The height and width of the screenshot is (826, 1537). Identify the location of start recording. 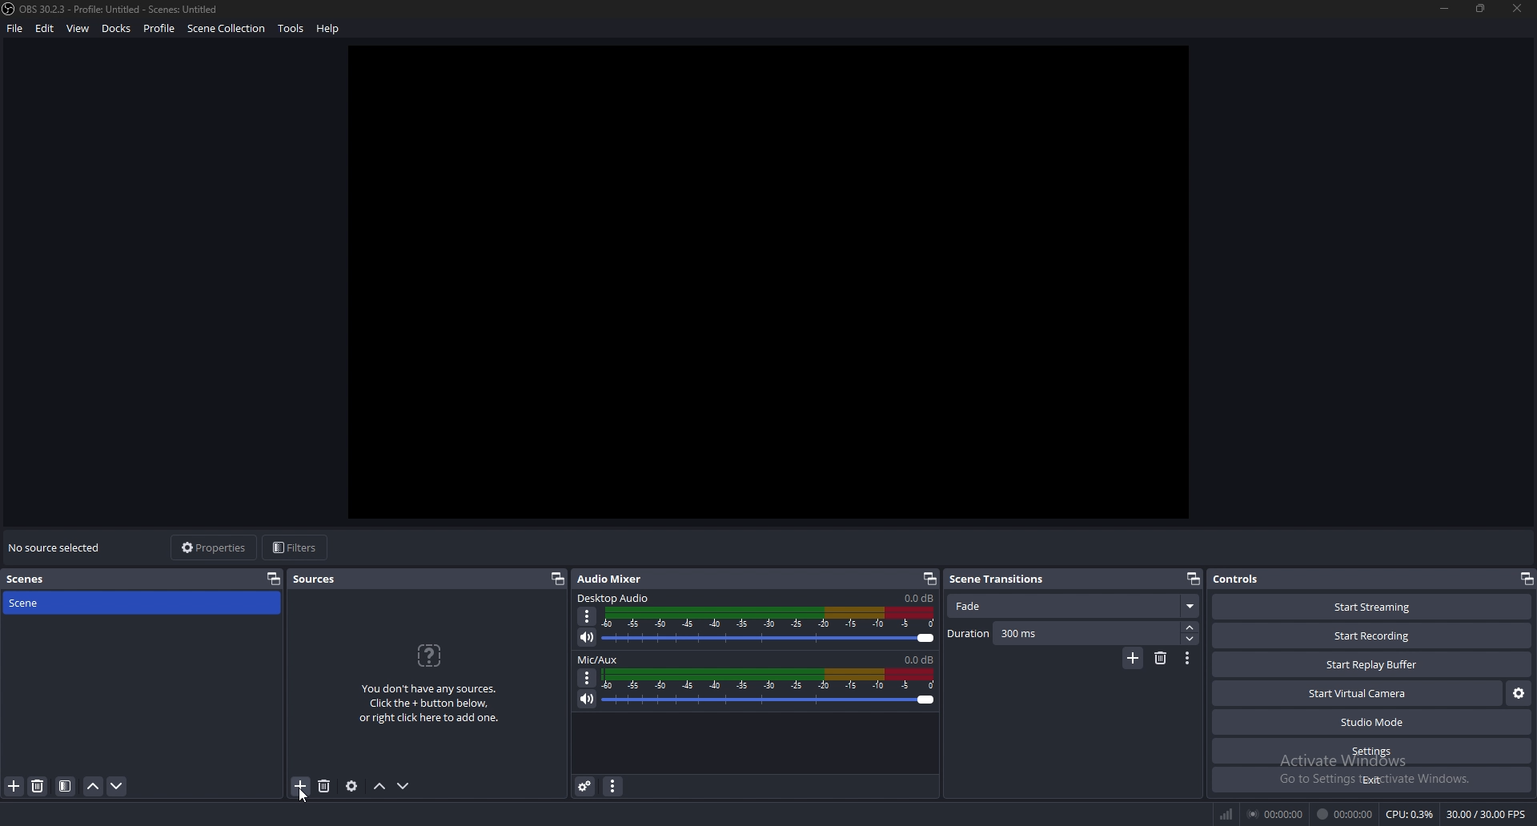
(1374, 635).